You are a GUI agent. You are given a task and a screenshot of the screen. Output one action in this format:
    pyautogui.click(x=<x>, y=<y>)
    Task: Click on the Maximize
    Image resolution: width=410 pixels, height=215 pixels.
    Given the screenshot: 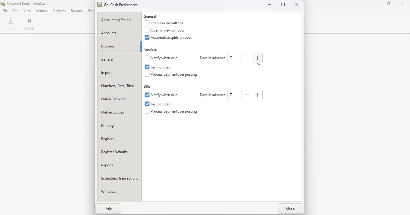 What is the action you would take?
    pyautogui.click(x=389, y=4)
    